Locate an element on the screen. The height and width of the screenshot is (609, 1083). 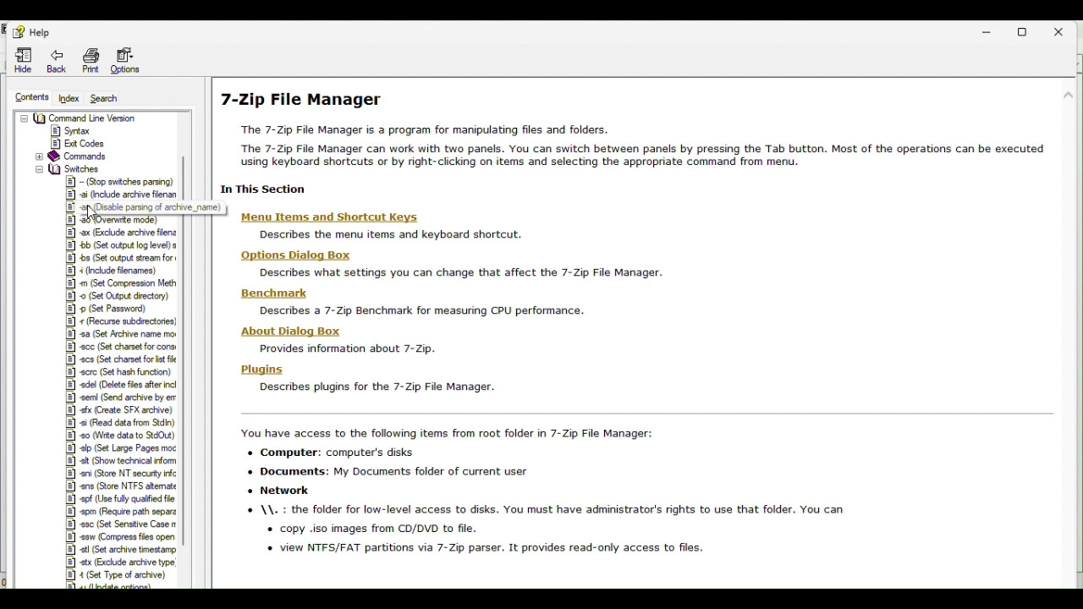
|#] secre (Set hash function) is located at coordinates (120, 372).